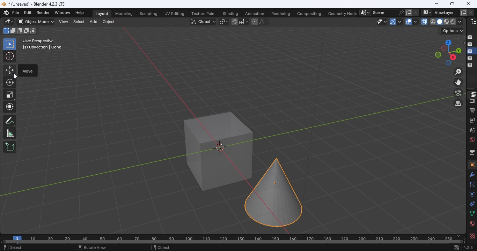 This screenshot has height=251, width=477. I want to click on Compositing, so click(308, 12).